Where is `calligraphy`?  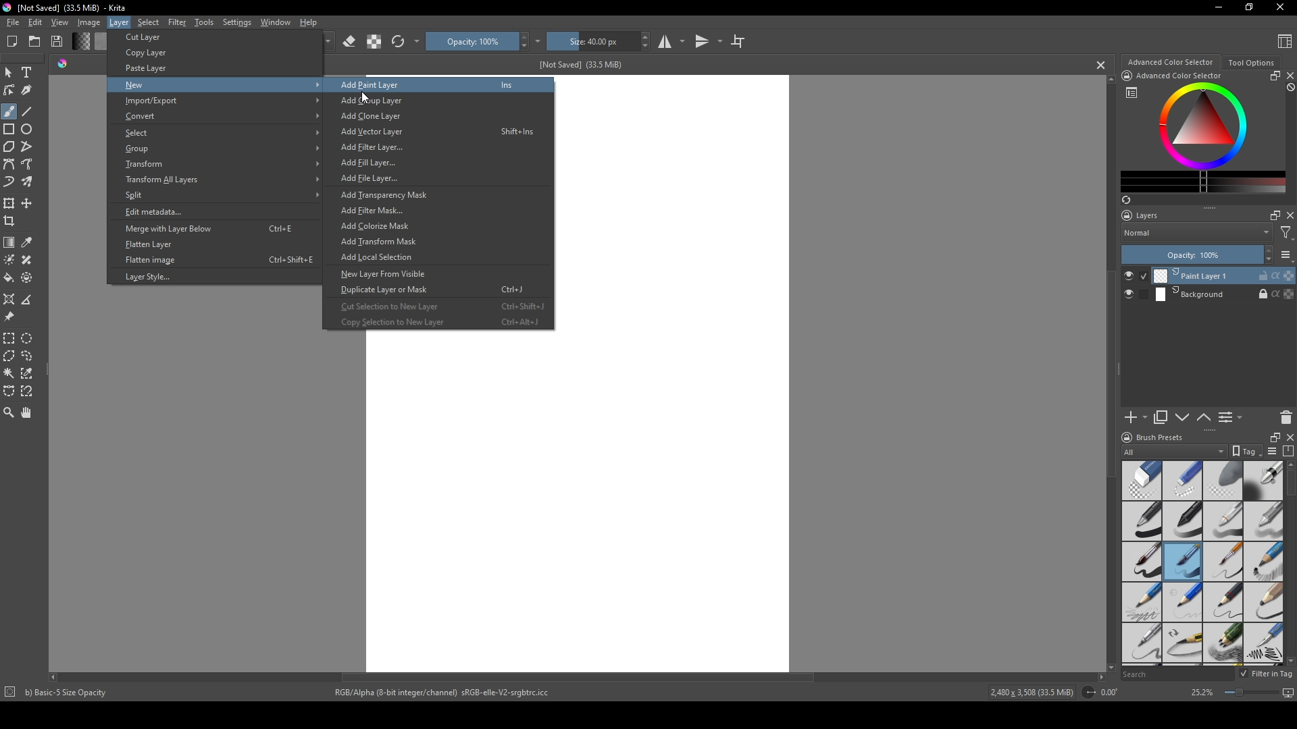
calligraphy is located at coordinates (28, 90).